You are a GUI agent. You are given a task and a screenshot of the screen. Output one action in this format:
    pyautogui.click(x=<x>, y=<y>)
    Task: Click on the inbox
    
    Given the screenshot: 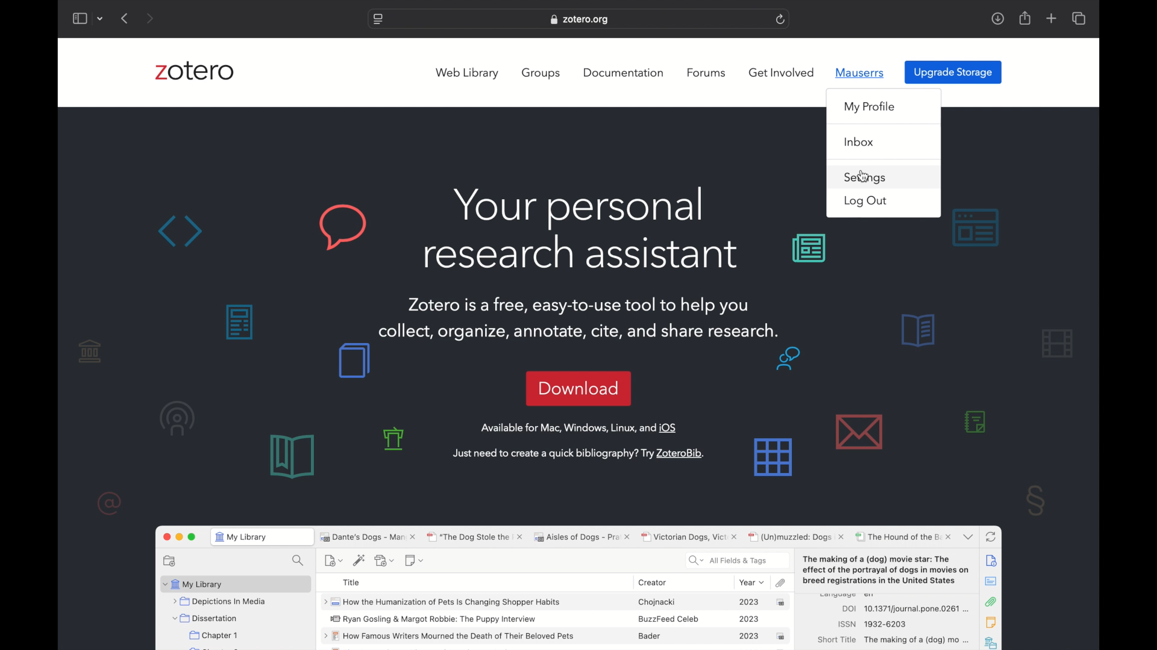 What is the action you would take?
    pyautogui.click(x=860, y=142)
    